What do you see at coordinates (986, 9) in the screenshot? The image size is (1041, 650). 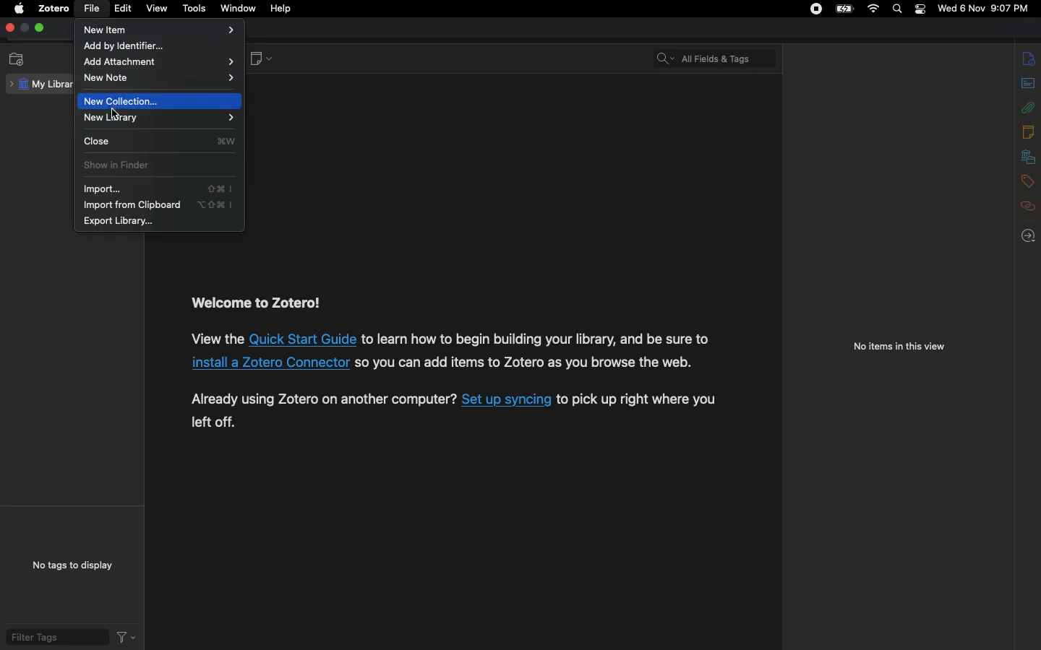 I see `Date/time` at bounding box center [986, 9].